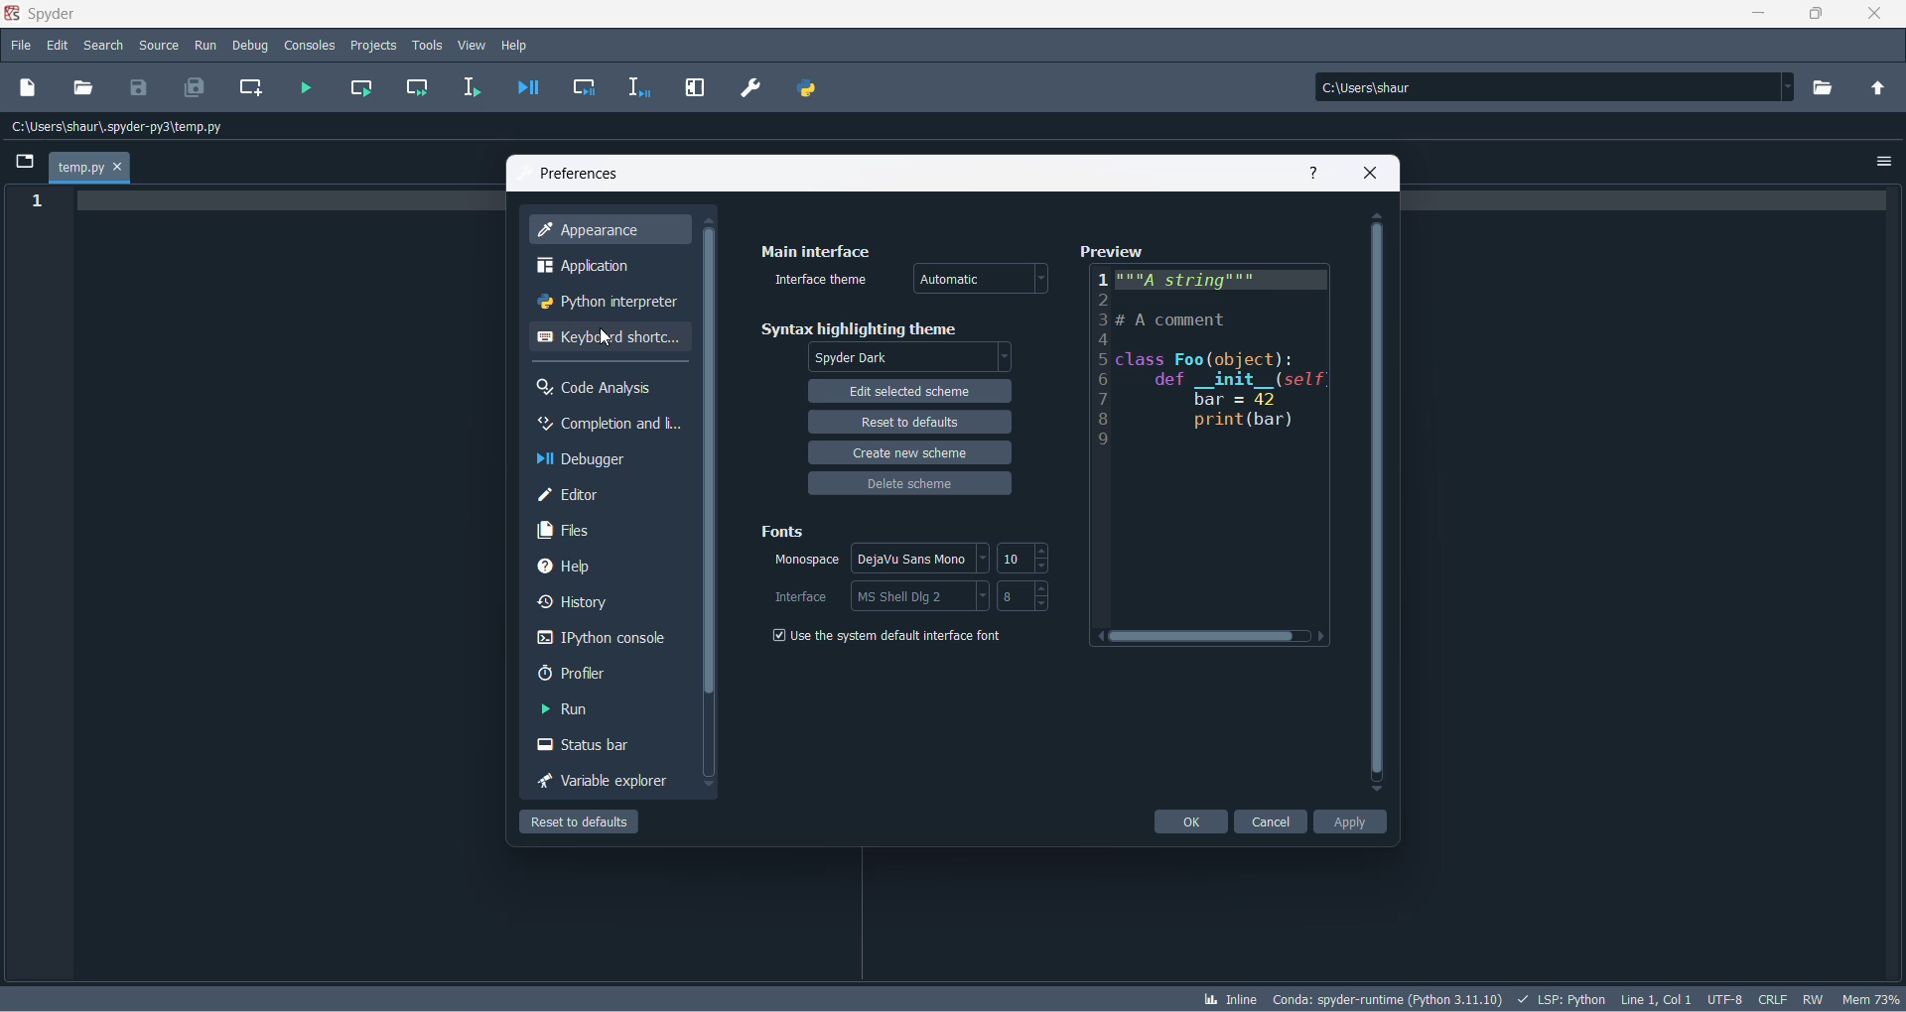  What do you see at coordinates (910, 454) in the screenshot?
I see `create new scheme` at bounding box center [910, 454].